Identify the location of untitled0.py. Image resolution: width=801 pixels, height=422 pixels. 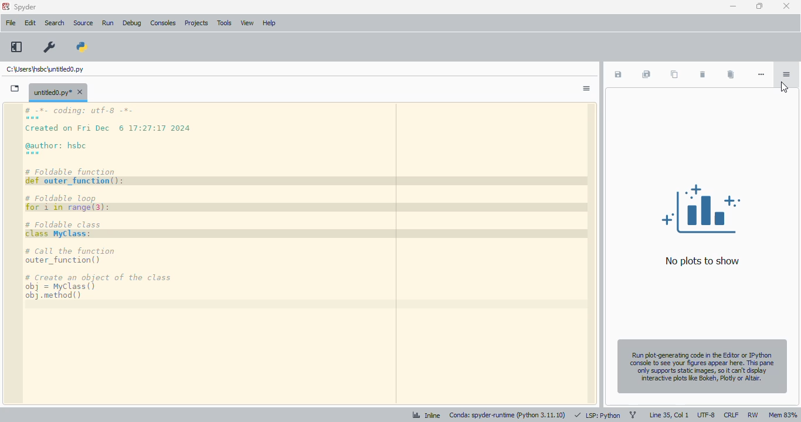
(45, 69).